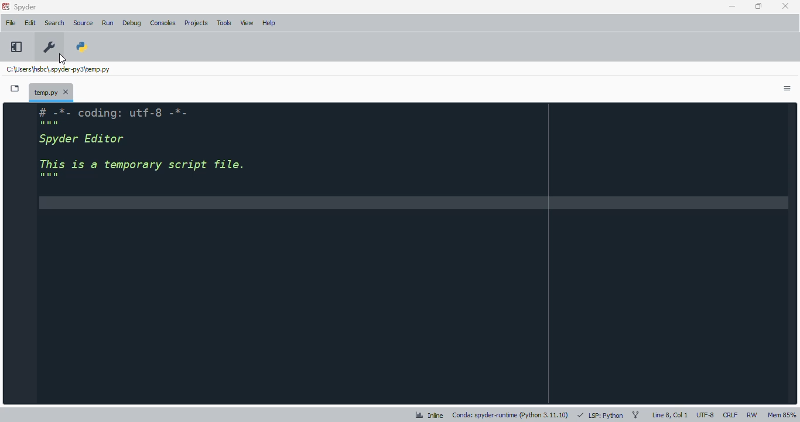 The width and height of the screenshot is (800, 422). I want to click on PYTHONPATH manager, so click(81, 47).